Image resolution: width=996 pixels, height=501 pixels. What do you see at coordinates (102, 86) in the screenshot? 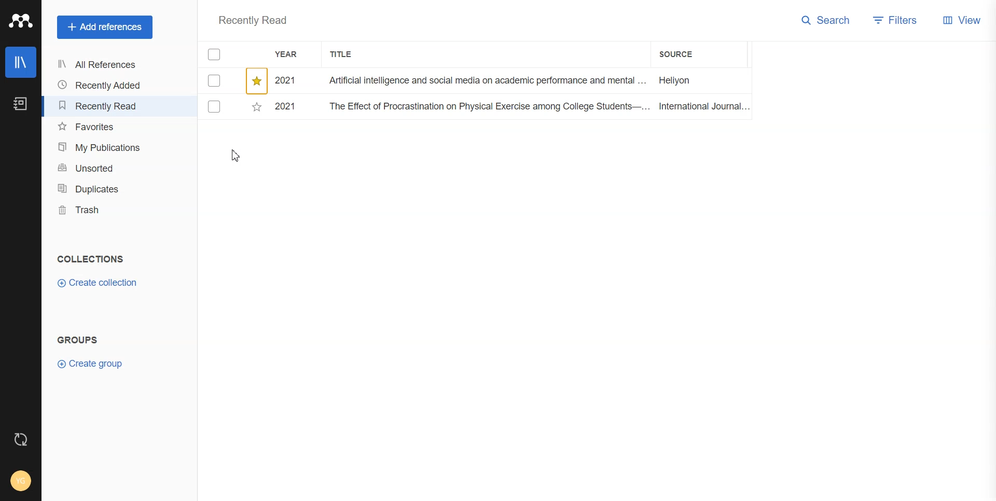
I see `Recently added` at bounding box center [102, 86].